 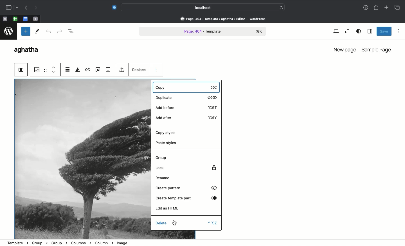 What do you see at coordinates (29, 51) in the screenshot?
I see `WordPress name` at bounding box center [29, 51].